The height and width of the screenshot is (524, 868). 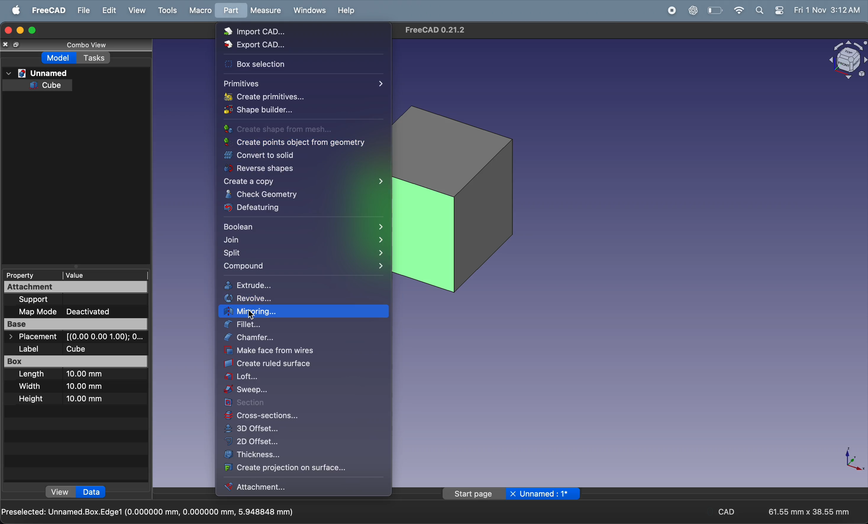 I want to click on close, so click(x=7, y=44).